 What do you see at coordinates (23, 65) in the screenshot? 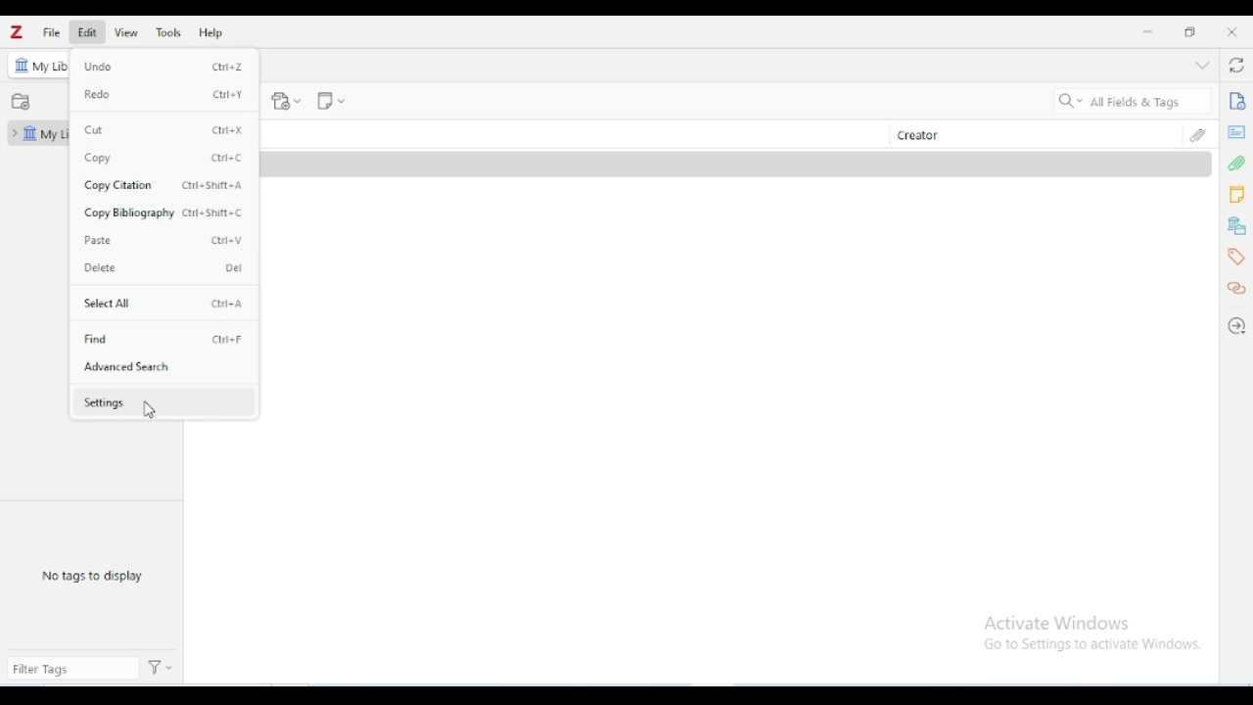
I see `icon` at bounding box center [23, 65].